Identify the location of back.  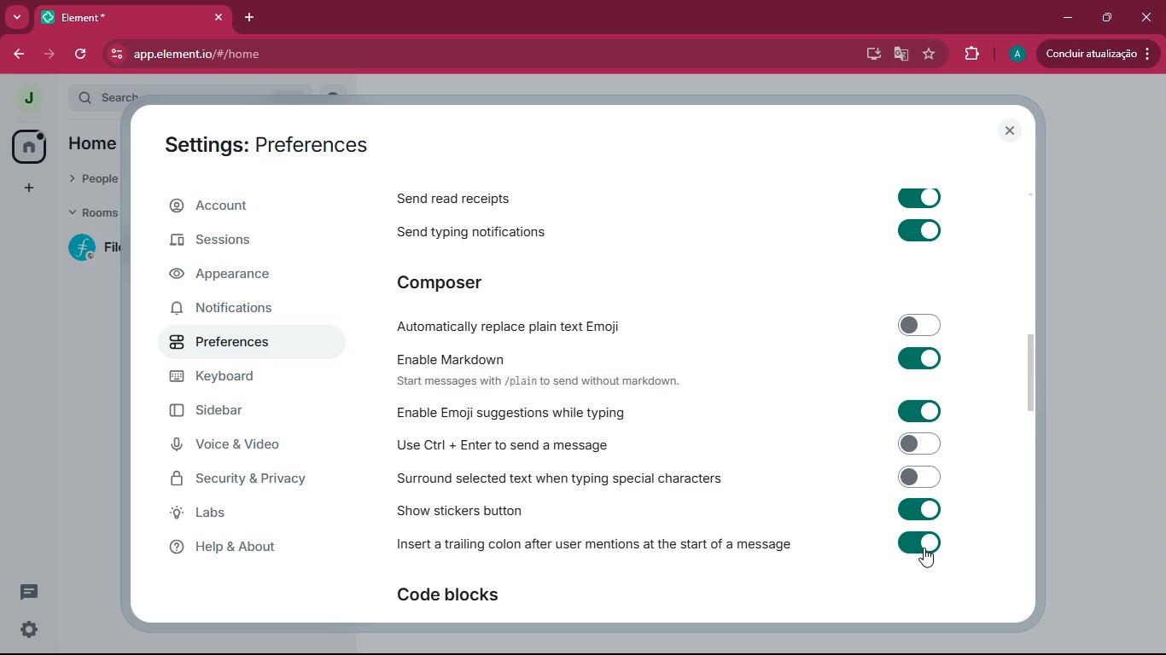
(20, 54).